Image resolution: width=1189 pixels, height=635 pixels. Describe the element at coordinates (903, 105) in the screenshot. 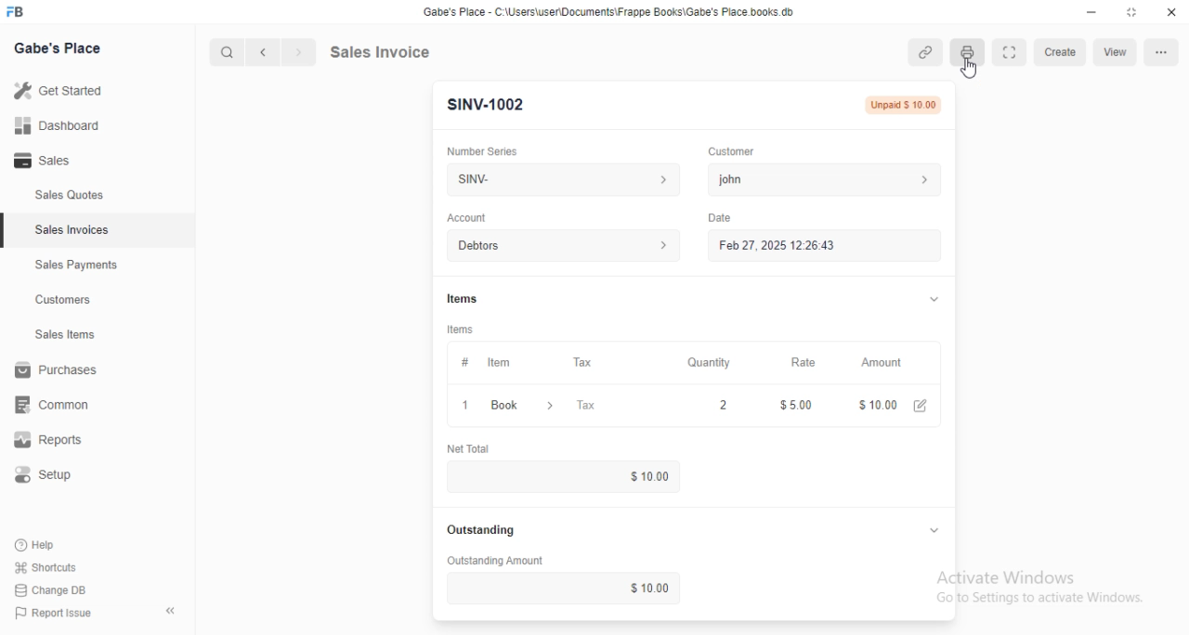

I see `unpaid $10.00` at that location.